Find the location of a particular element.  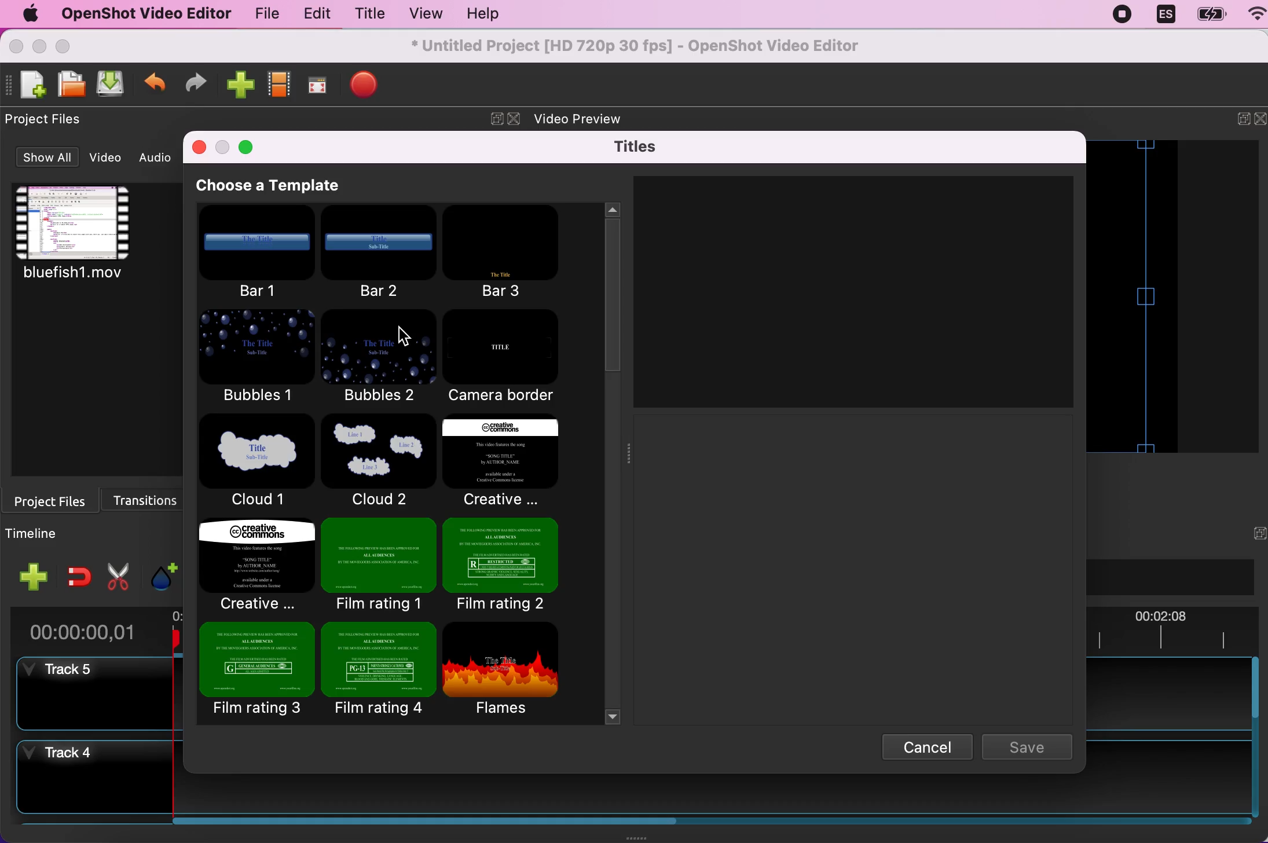

transitions is located at coordinates (151, 497).